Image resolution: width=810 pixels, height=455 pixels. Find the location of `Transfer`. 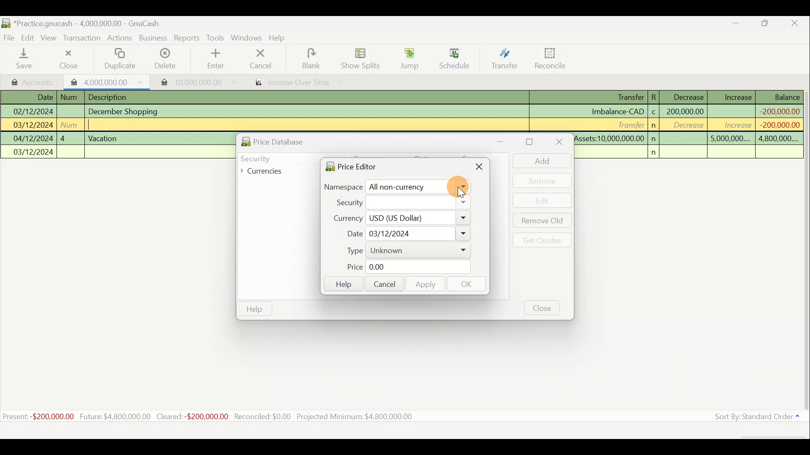

Transfer is located at coordinates (628, 124).